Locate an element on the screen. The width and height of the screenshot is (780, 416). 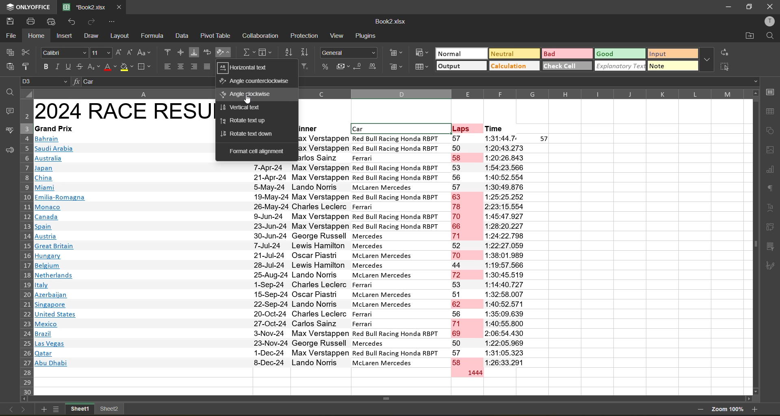
insert cells is located at coordinates (397, 54).